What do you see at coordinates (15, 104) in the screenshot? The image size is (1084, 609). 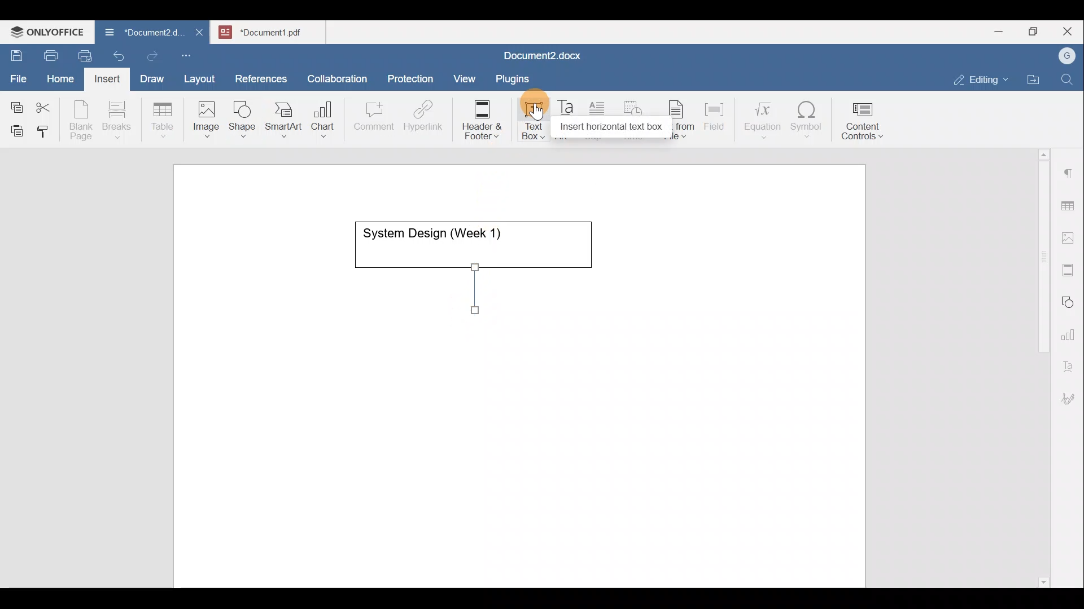 I see `Copy` at bounding box center [15, 104].